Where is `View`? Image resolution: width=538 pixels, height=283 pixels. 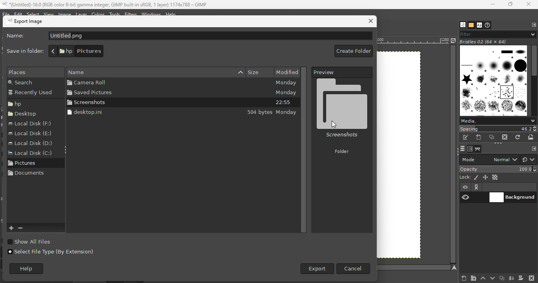 View is located at coordinates (49, 13).